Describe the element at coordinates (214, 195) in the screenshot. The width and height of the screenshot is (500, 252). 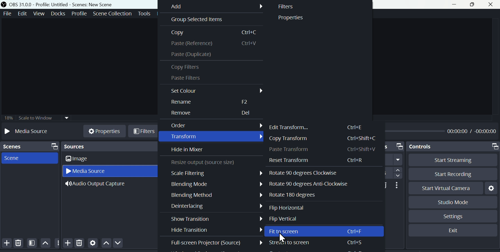
I see `Blending method` at that location.